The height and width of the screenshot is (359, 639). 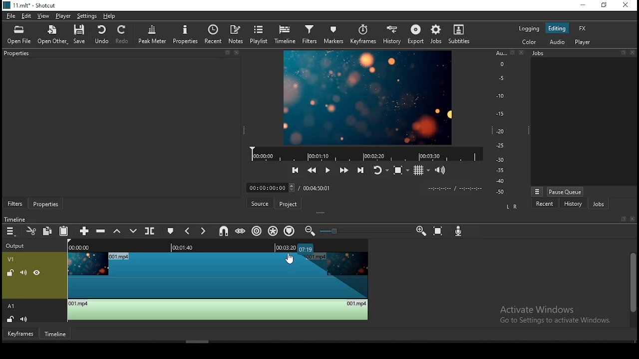 What do you see at coordinates (14, 202) in the screenshot?
I see `filters` at bounding box center [14, 202].